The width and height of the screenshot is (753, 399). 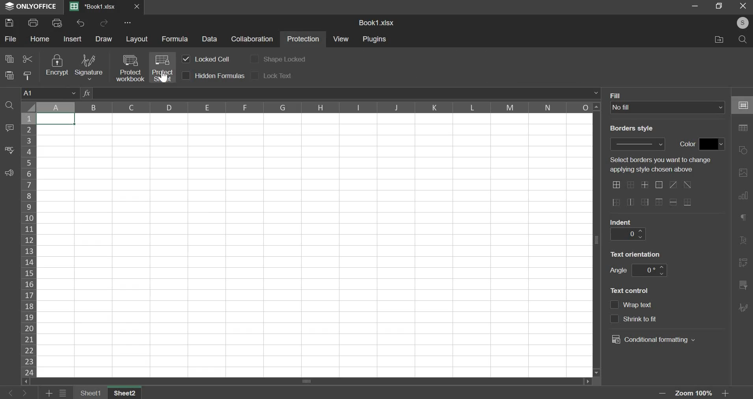 I want to click on fill type, so click(x=668, y=108).